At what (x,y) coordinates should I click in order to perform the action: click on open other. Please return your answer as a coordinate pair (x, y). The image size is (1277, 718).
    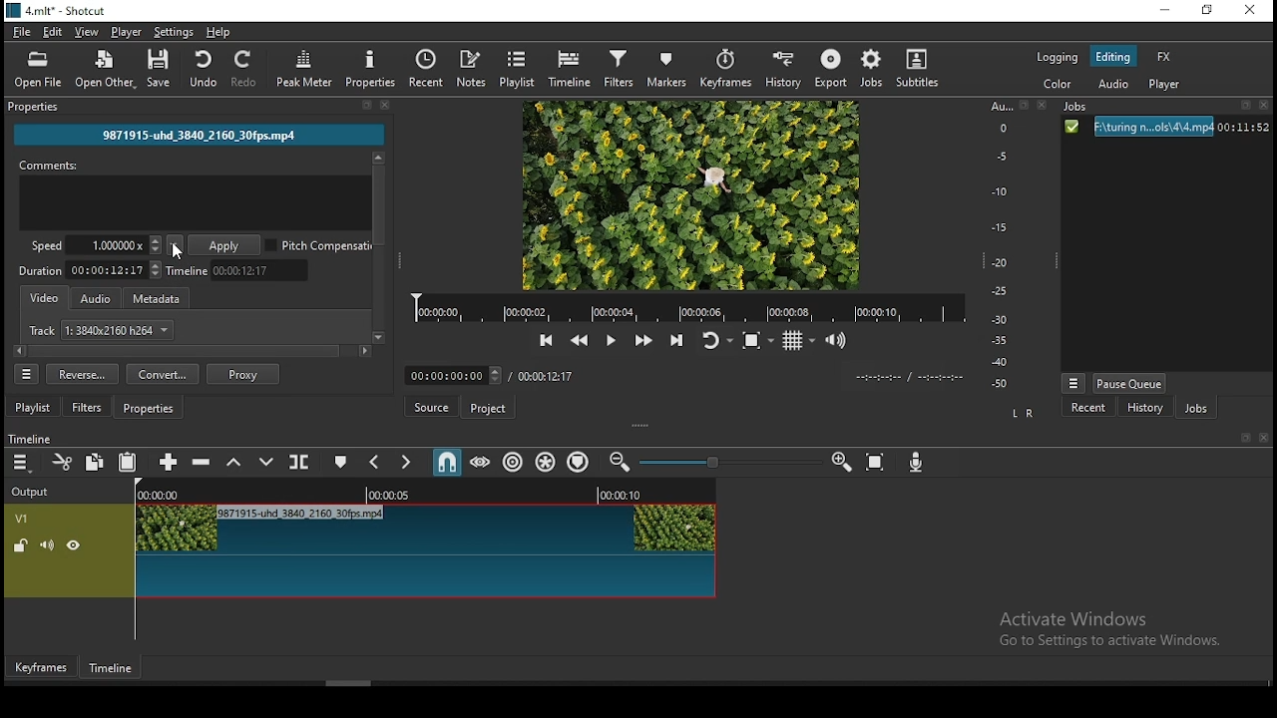
    Looking at the image, I should click on (105, 72).